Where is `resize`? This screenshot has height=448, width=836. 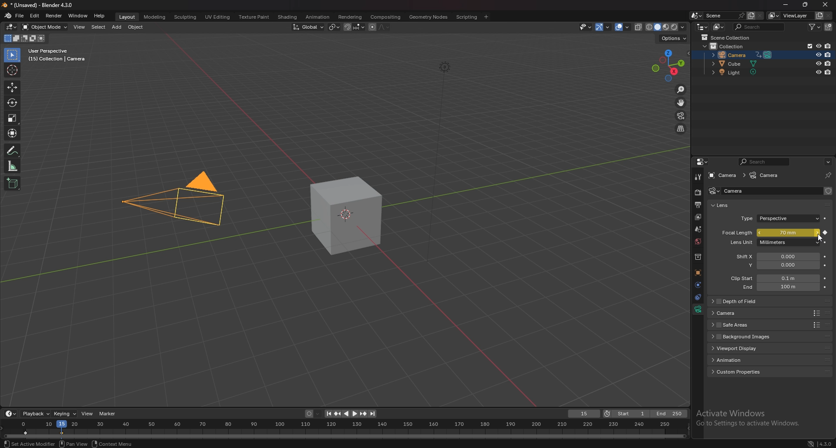
resize is located at coordinates (805, 6).